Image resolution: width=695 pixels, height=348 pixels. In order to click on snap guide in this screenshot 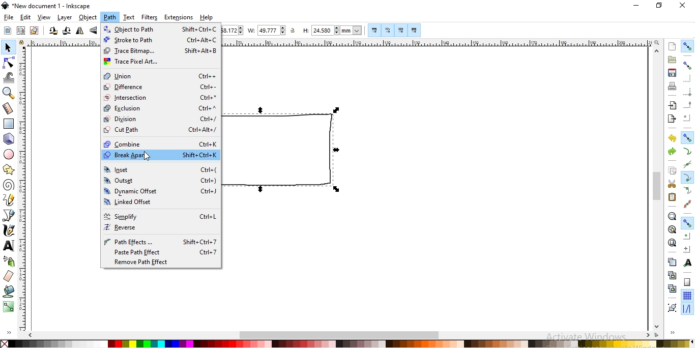, I will do `click(688, 309)`.